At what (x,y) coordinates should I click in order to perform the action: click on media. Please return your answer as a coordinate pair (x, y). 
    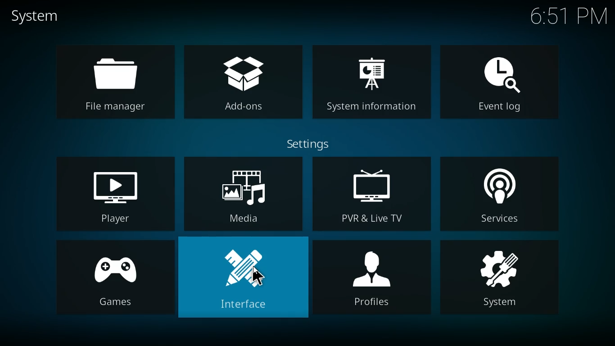
    Looking at the image, I should click on (243, 193).